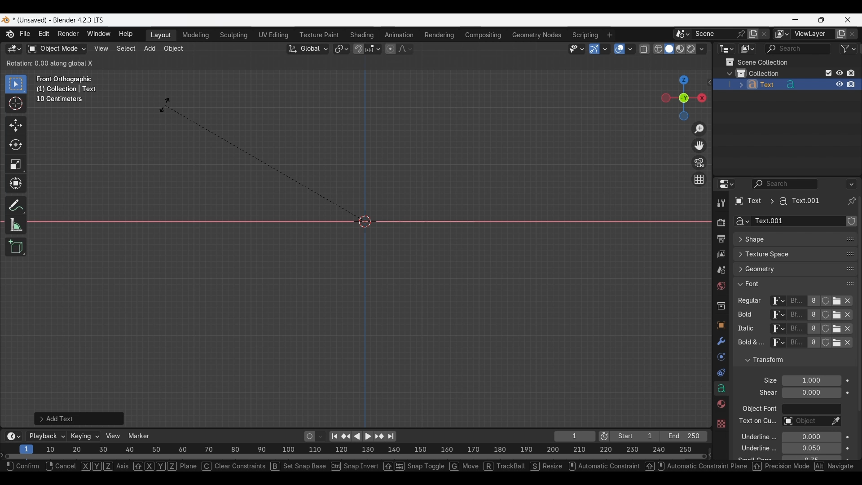 This screenshot has width=862, height=485. What do you see at coordinates (849, 269) in the screenshot?
I see `change position` at bounding box center [849, 269].